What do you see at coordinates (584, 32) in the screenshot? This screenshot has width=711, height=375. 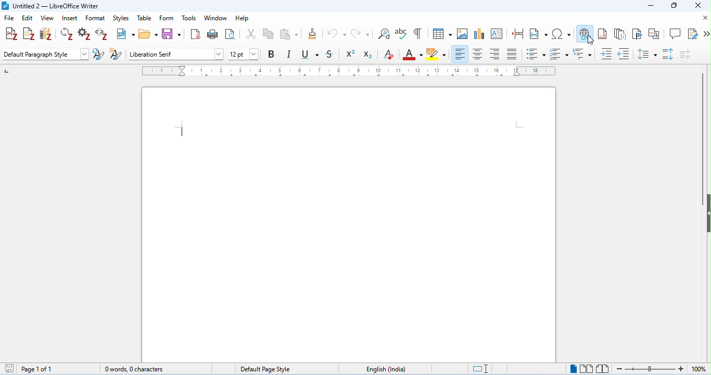 I see `insert hyperlink` at bounding box center [584, 32].